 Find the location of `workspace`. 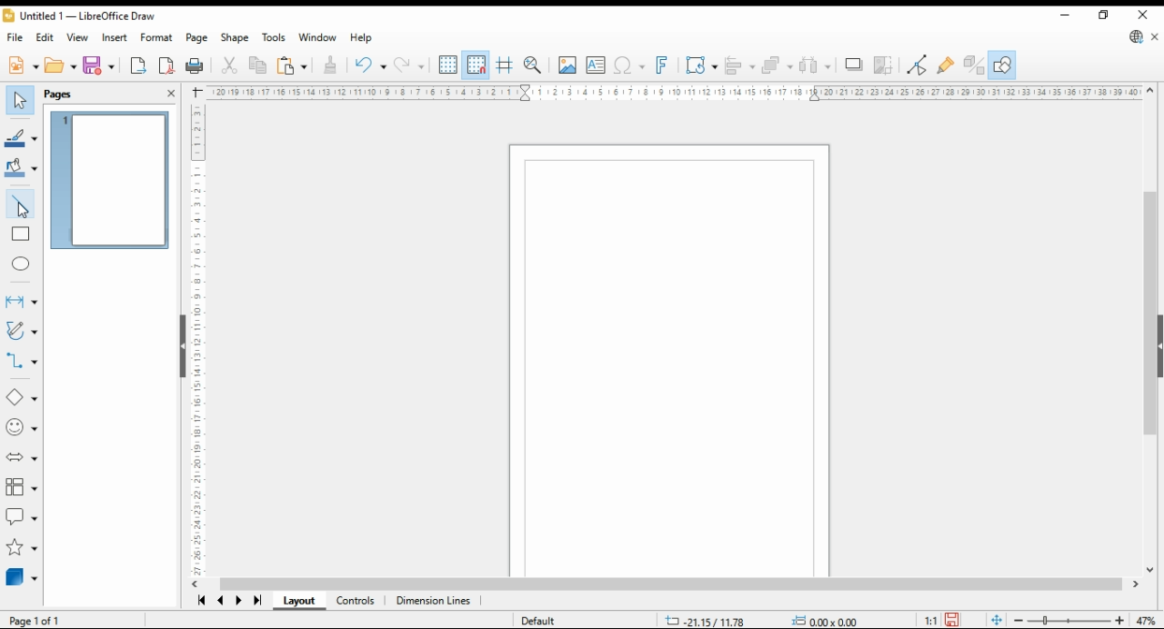

workspace is located at coordinates (667, 358).